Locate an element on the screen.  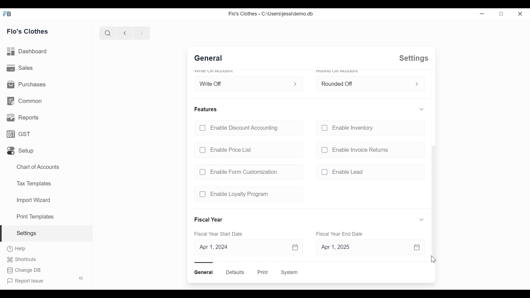
Restore is located at coordinates (501, 14).